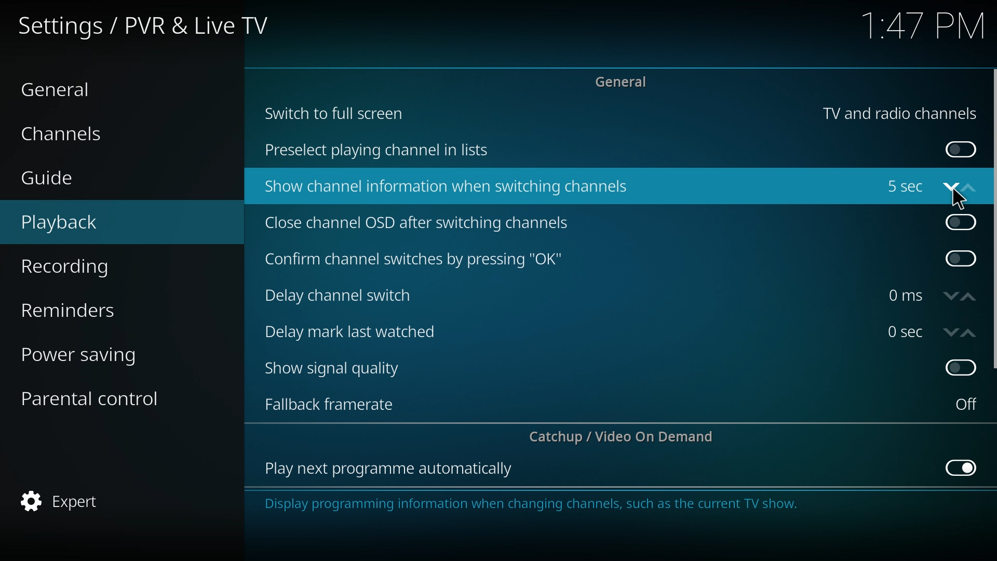 The image size is (997, 561). I want to click on recording, so click(94, 267).